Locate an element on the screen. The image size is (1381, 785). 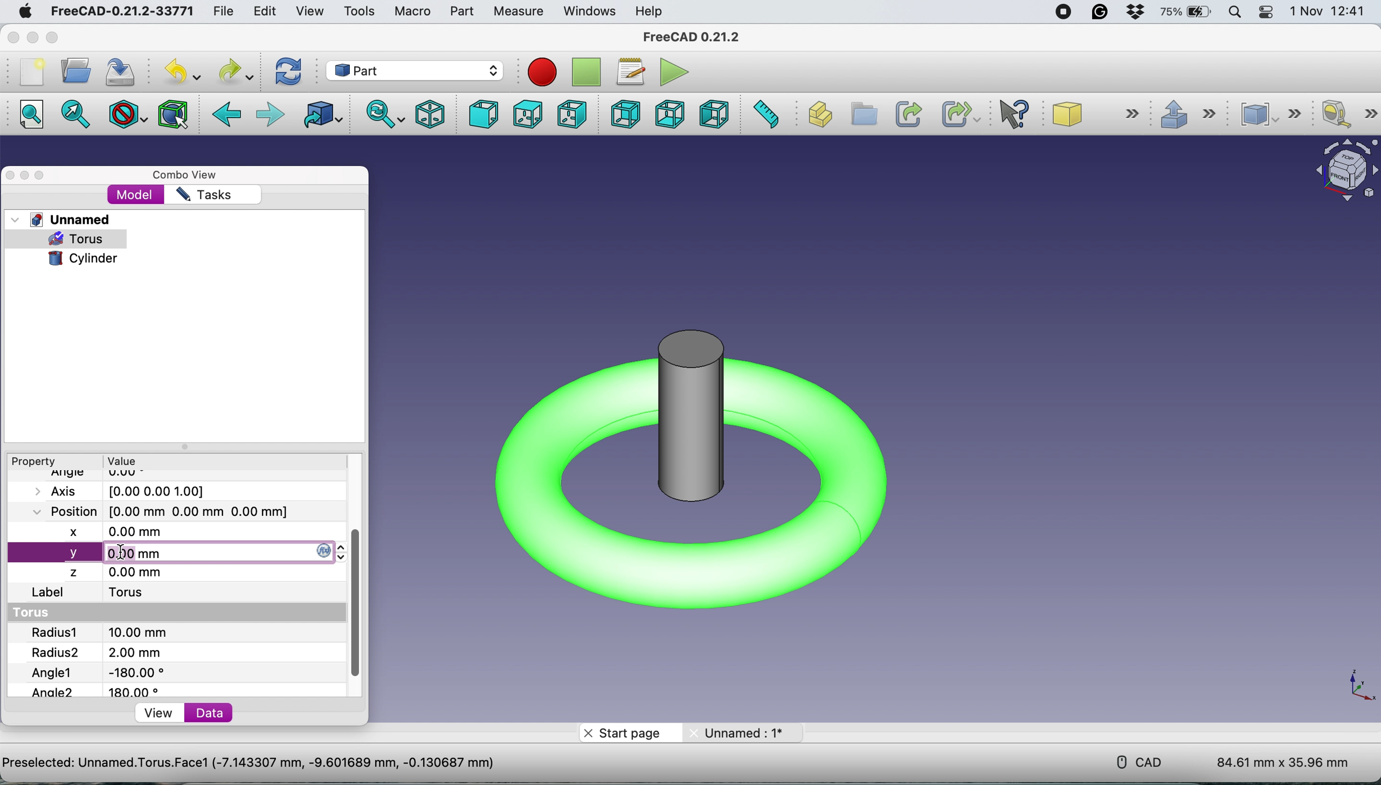
new is located at coordinates (31, 72).